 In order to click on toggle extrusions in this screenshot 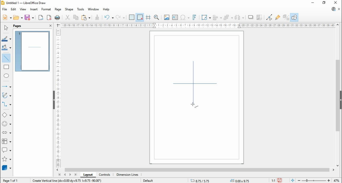, I will do `click(286, 17)`.